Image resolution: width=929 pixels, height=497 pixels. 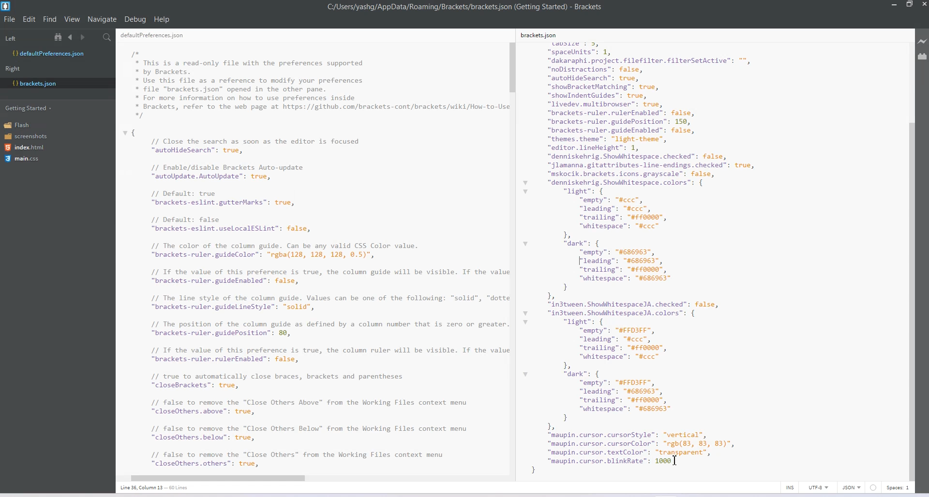 What do you see at coordinates (13, 69) in the screenshot?
I see `Right` at bounding box center [13, 69].